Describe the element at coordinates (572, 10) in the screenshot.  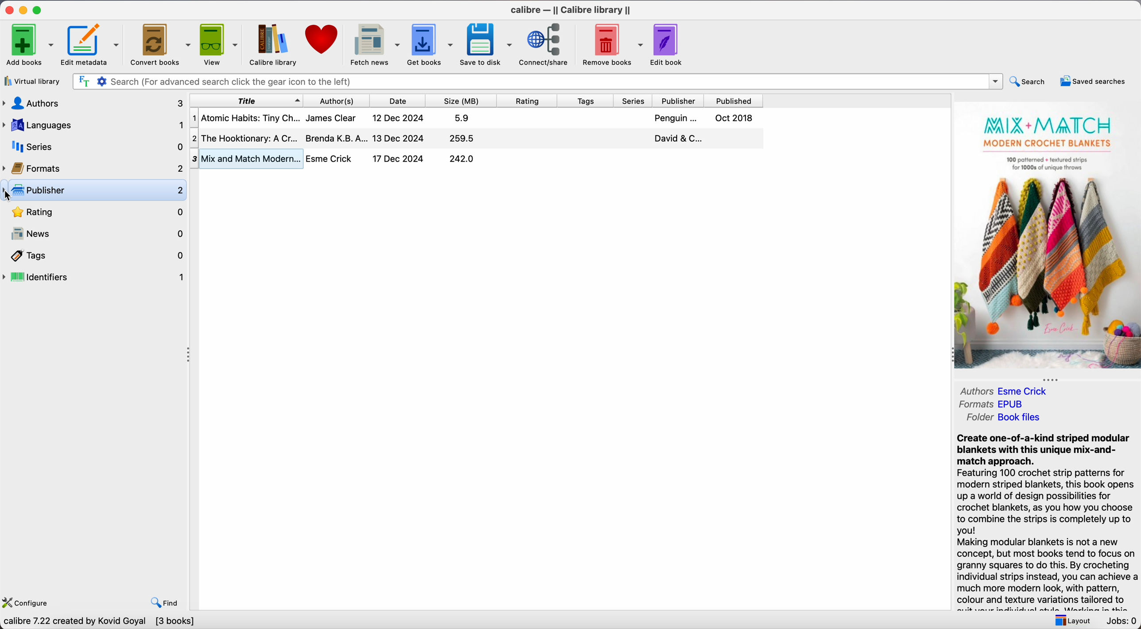
I see `Calibre` at that location.